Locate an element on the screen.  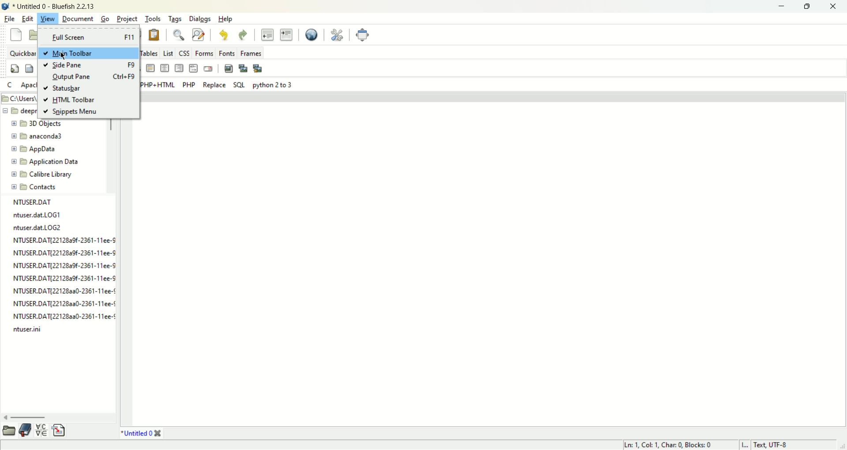
full screen is located at coordinates (362, 35).